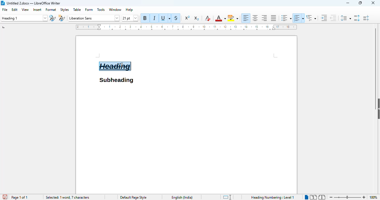 Image resolution: width=380 pixels, height=200 pixels. Describe the element at coordinates (233, 18) in the screenshot. I see `character highlighting color` at that location.